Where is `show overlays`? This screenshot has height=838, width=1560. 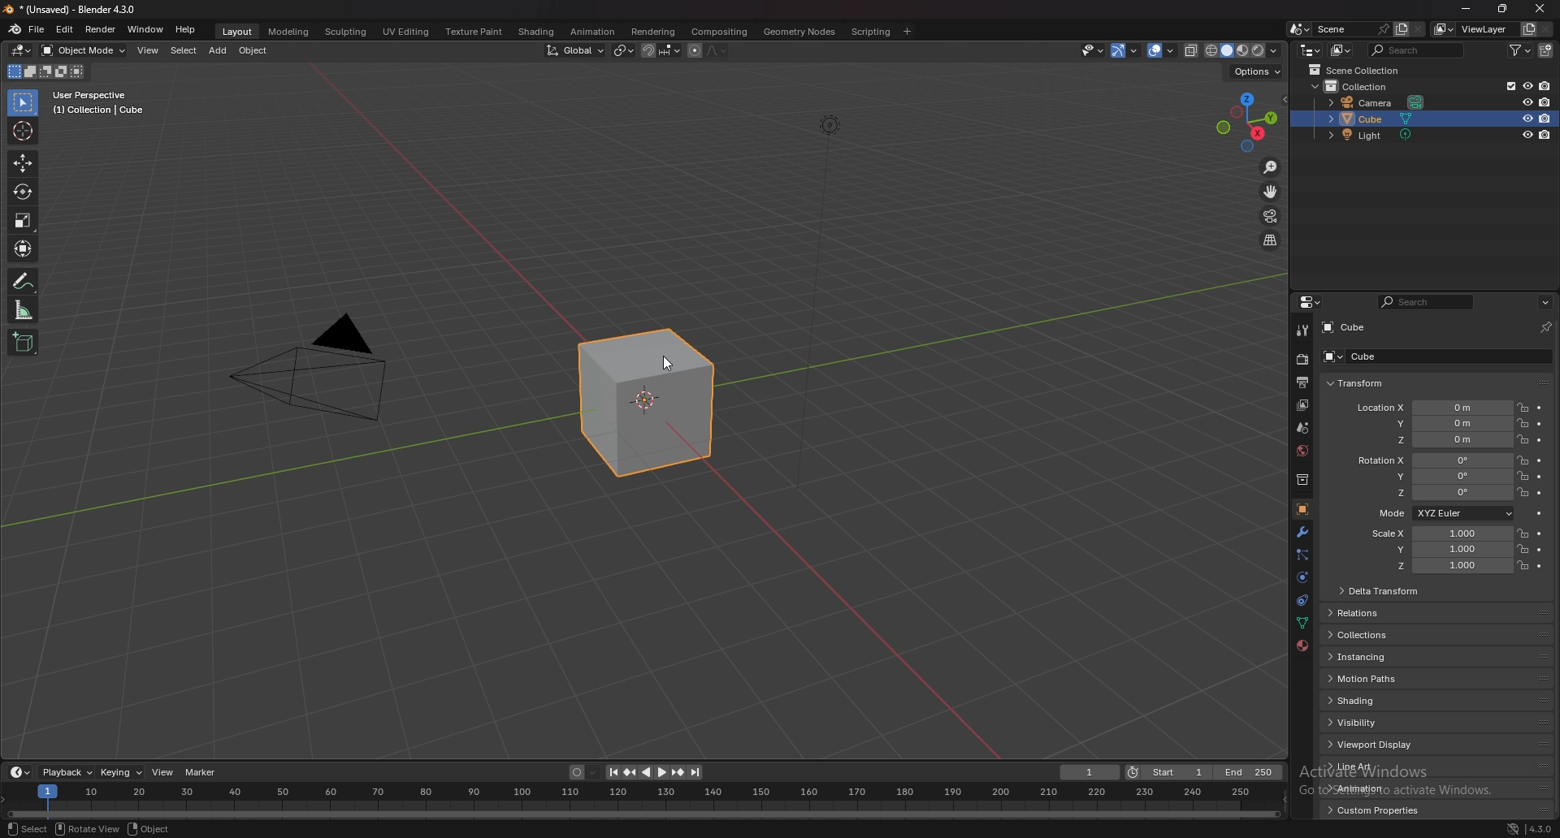 show overlays is located at coordinates (1163, 50).